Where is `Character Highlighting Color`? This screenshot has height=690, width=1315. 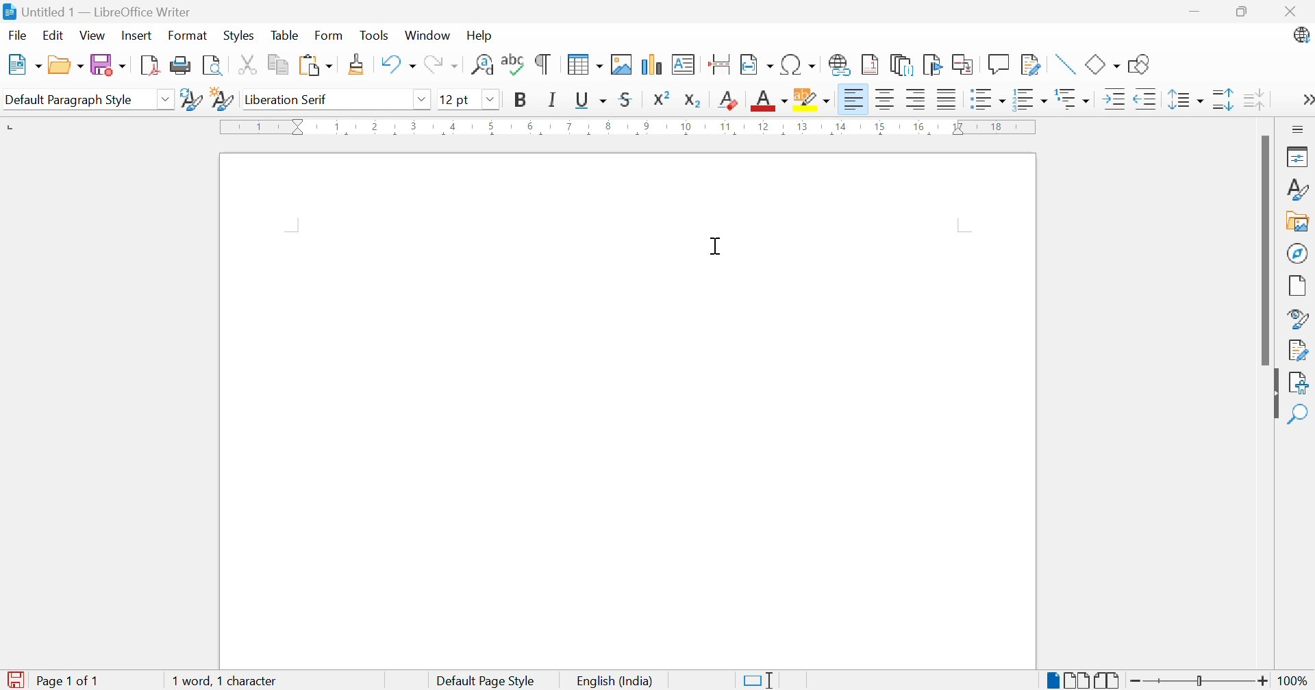 Character Highlighting Color is located at coordinates (813, 101).